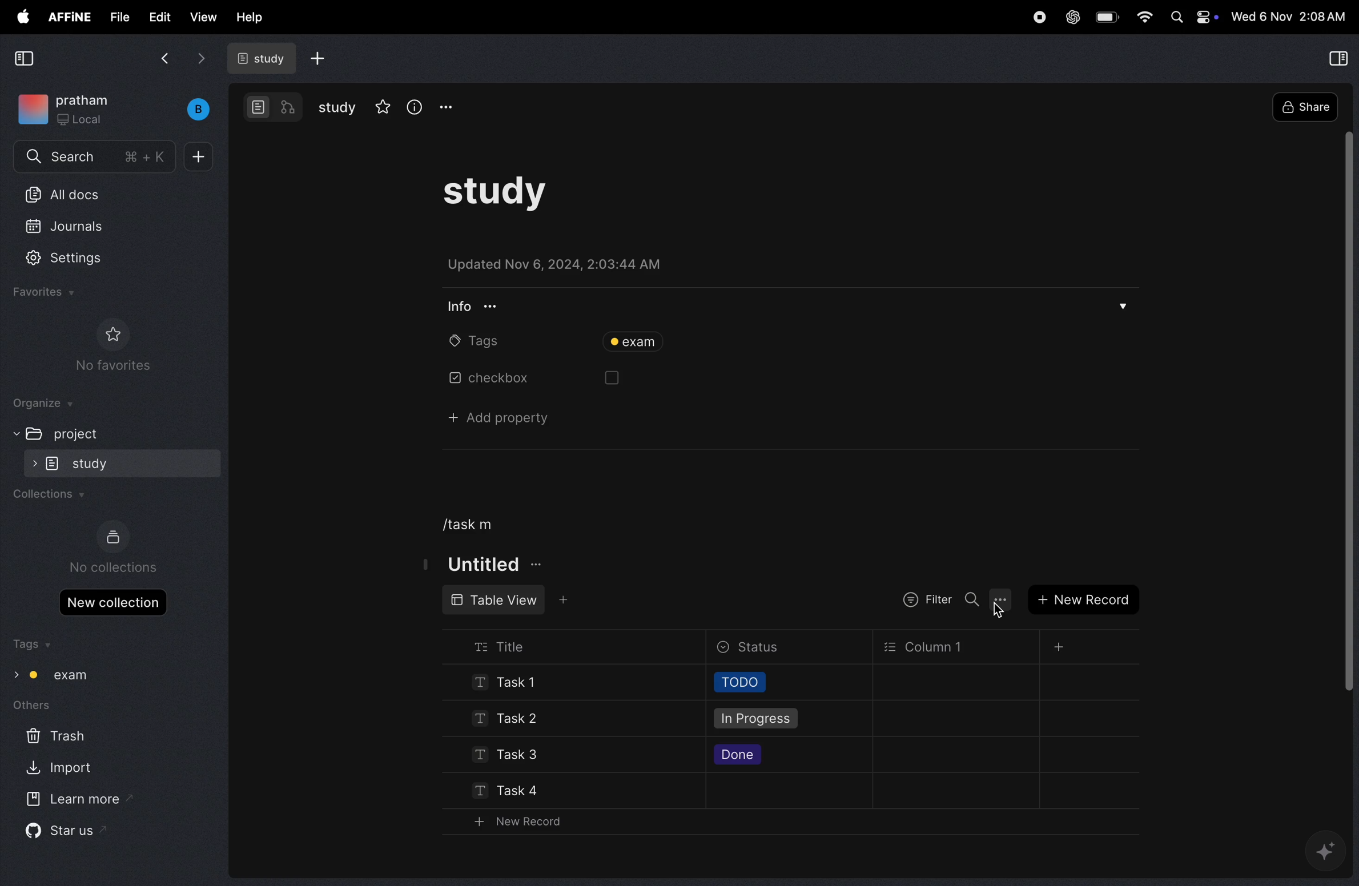  Describe the element at coordinates (1083, 598) in the screenshot. I see `new record` at that location.